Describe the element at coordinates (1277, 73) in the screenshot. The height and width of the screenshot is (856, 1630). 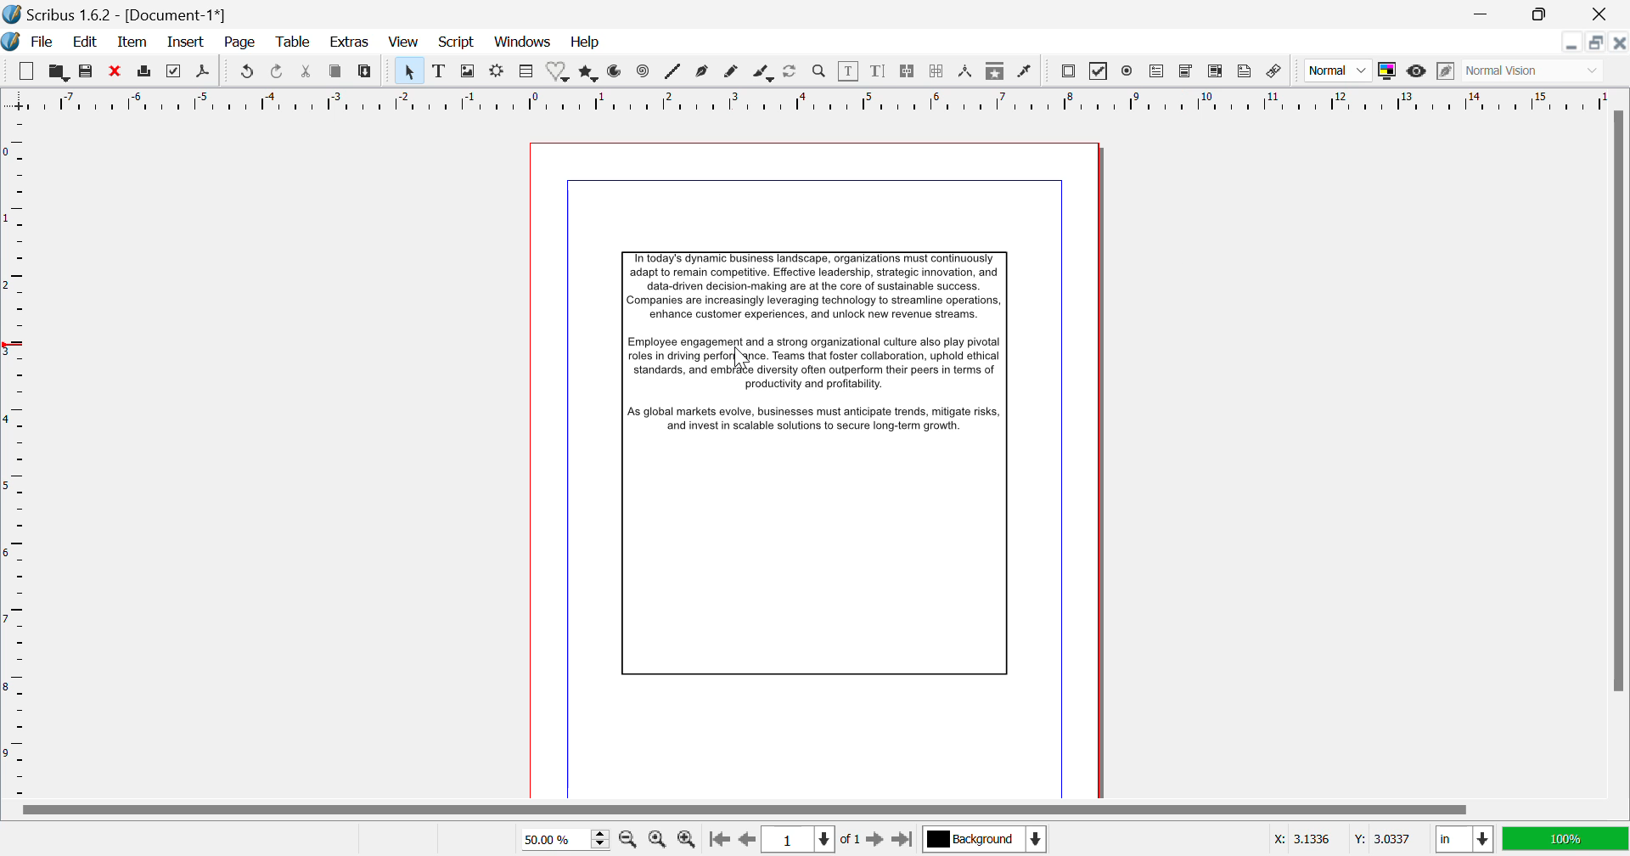
I see `Link Annotation` at that location.